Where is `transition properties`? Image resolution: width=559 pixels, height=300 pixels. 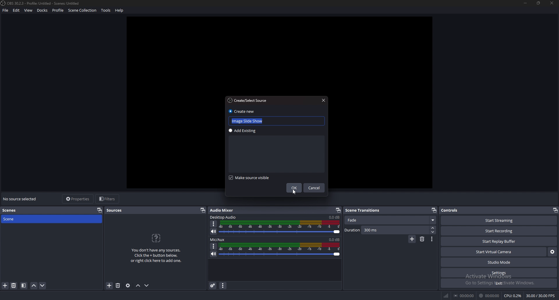
transition properties is located at coordinates (432, 239).